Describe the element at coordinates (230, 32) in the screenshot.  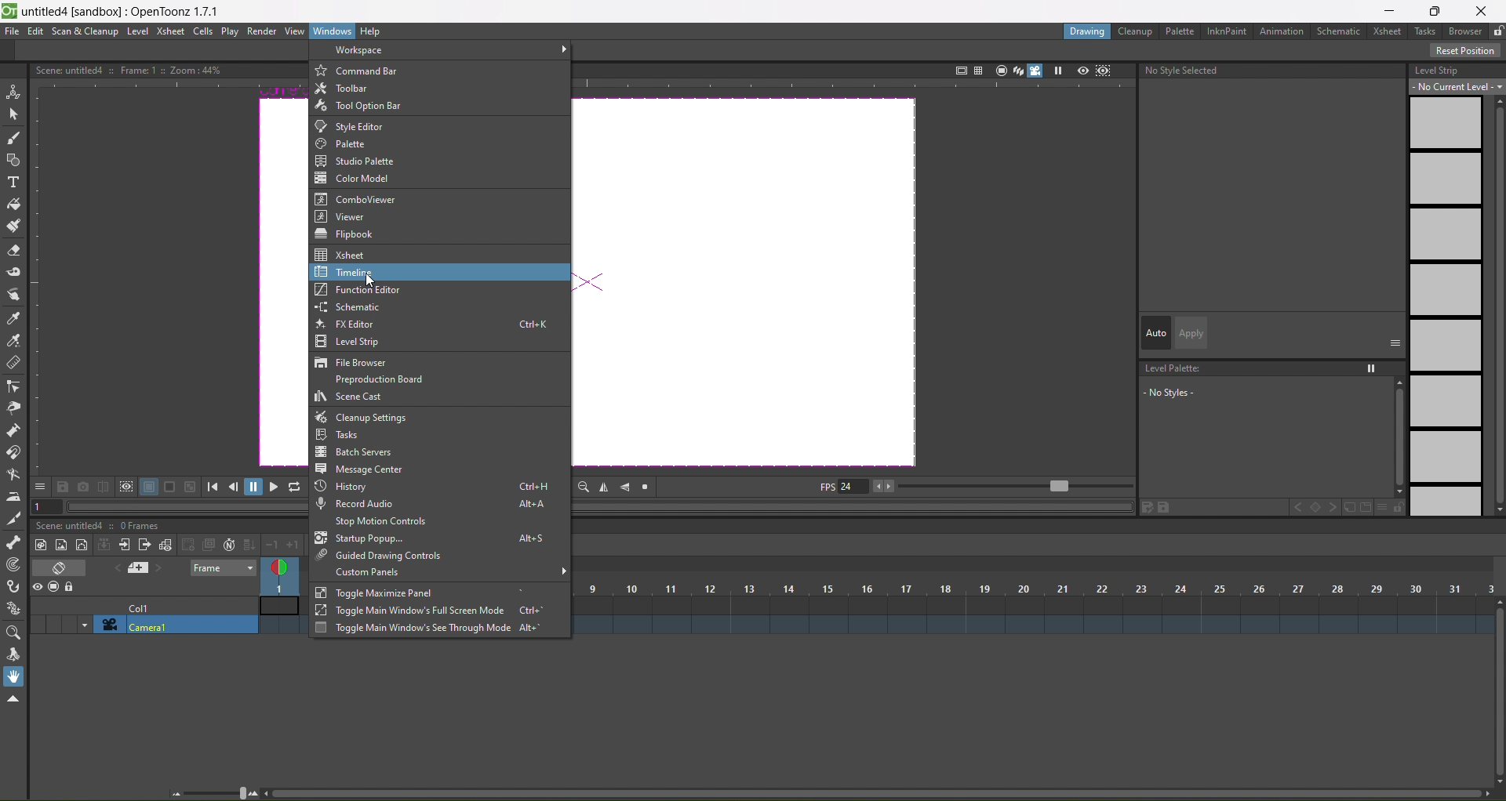
I see `play` at that location.